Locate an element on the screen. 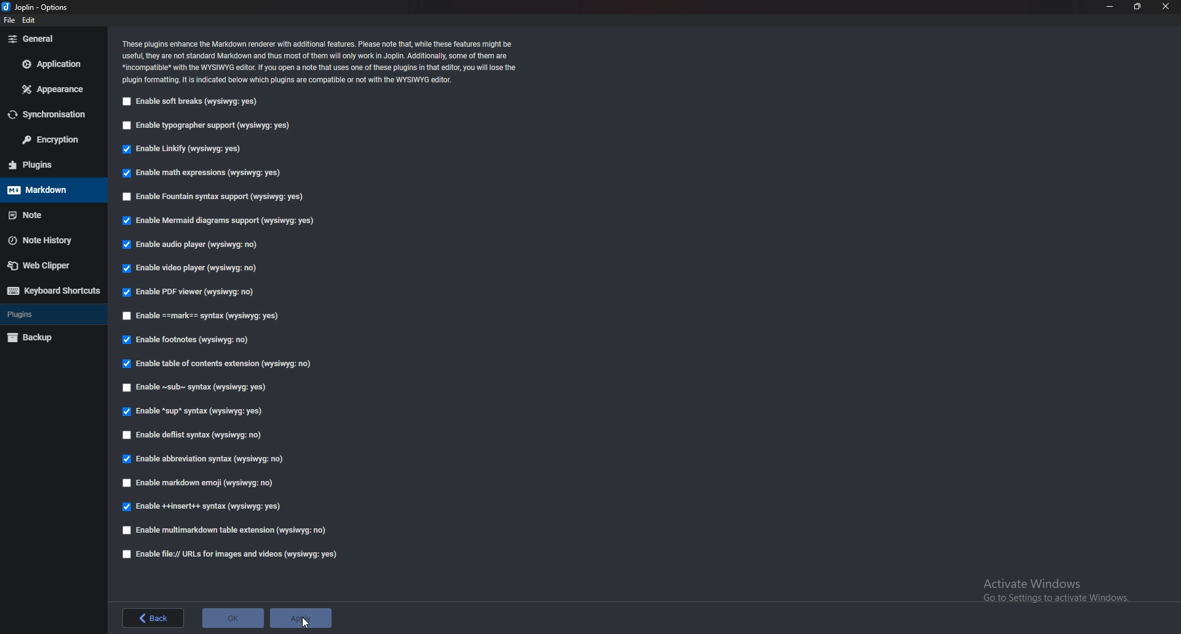 The image size is (1181, 634). Enable file urls for image and videos is located at coordinates (239, 554).